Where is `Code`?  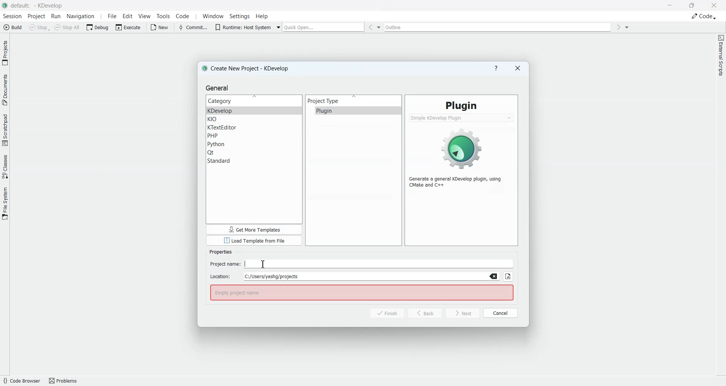 Code is located at coordinates (704, 16).